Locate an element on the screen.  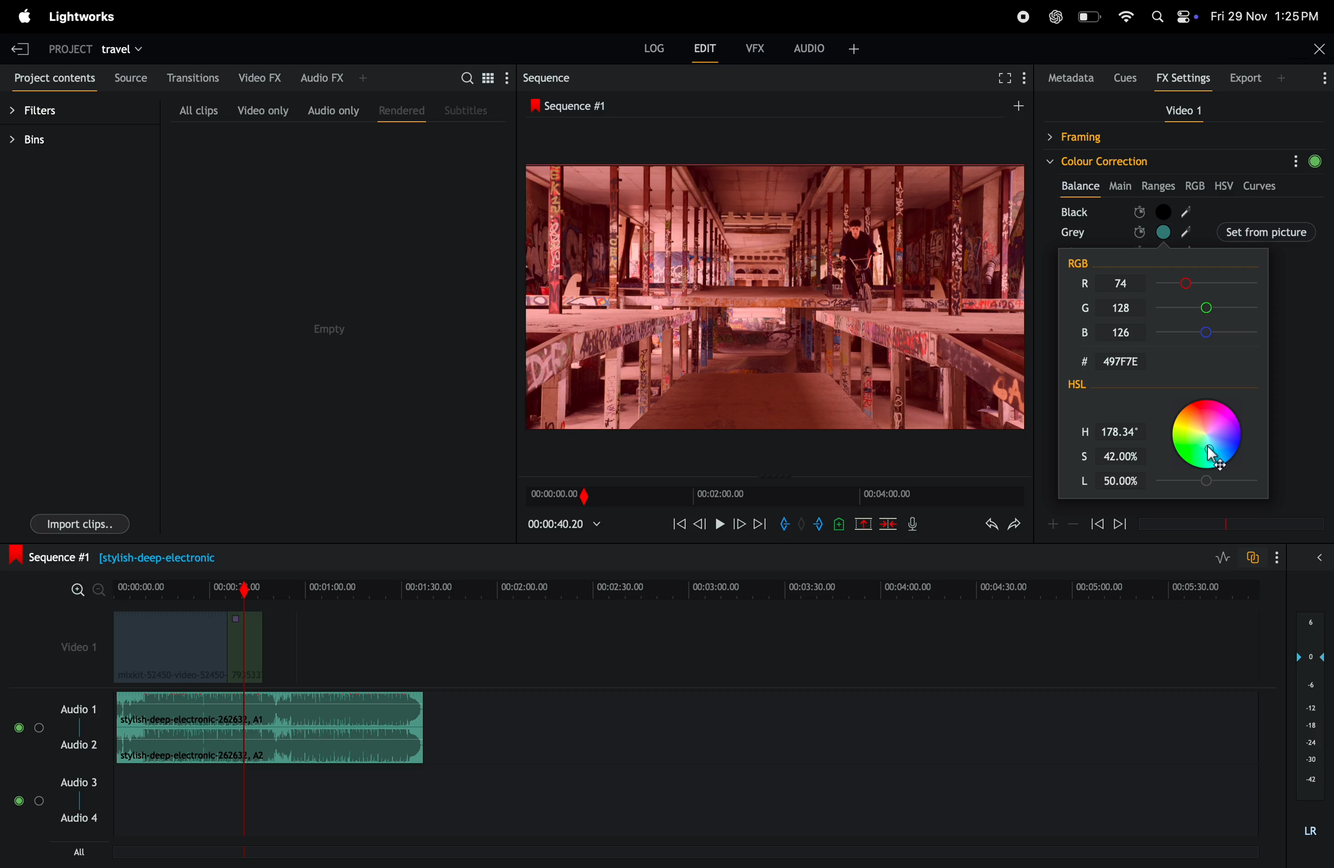
grey is located at coordinates (1073, 233).